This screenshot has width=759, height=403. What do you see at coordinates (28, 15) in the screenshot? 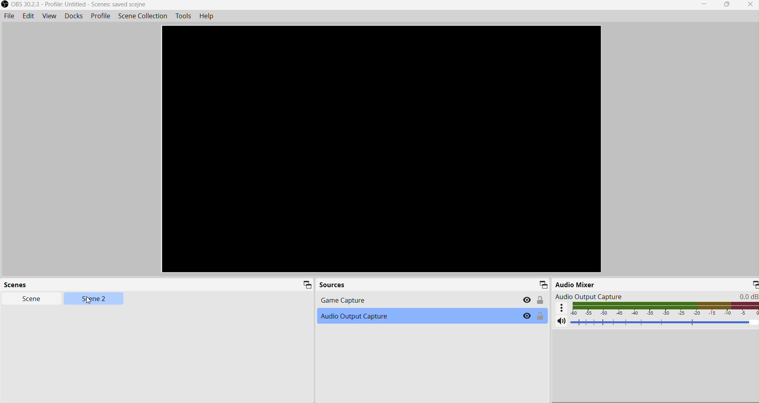
I see `Edit` at bounding box center [28, 15].